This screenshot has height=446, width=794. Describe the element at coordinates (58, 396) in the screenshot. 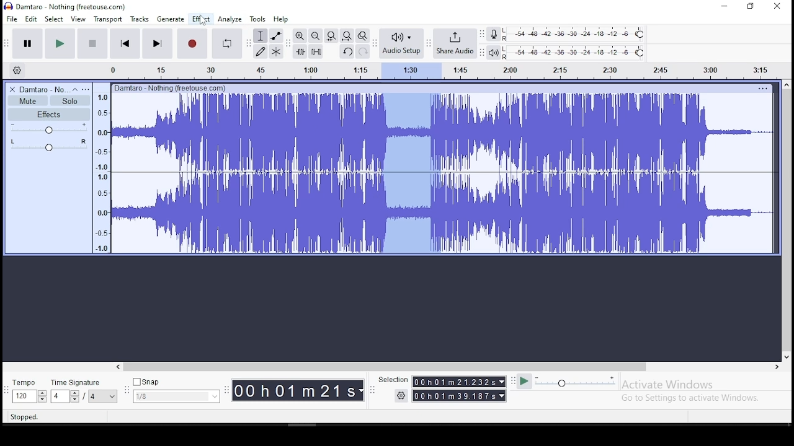

I see `4` at that location.